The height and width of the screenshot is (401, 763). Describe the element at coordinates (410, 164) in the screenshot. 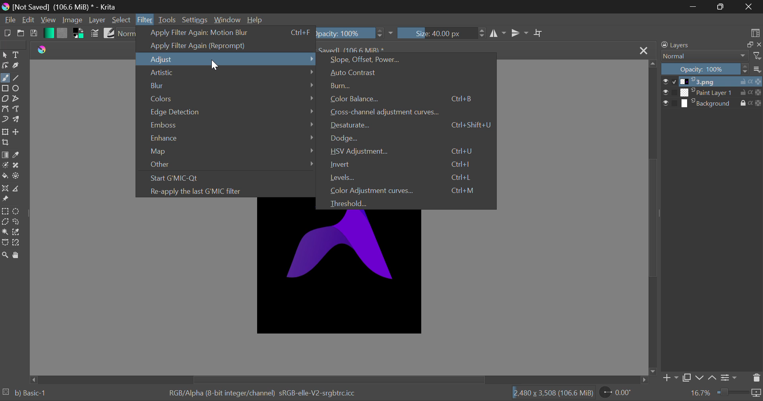

I see `Invert` at that location.